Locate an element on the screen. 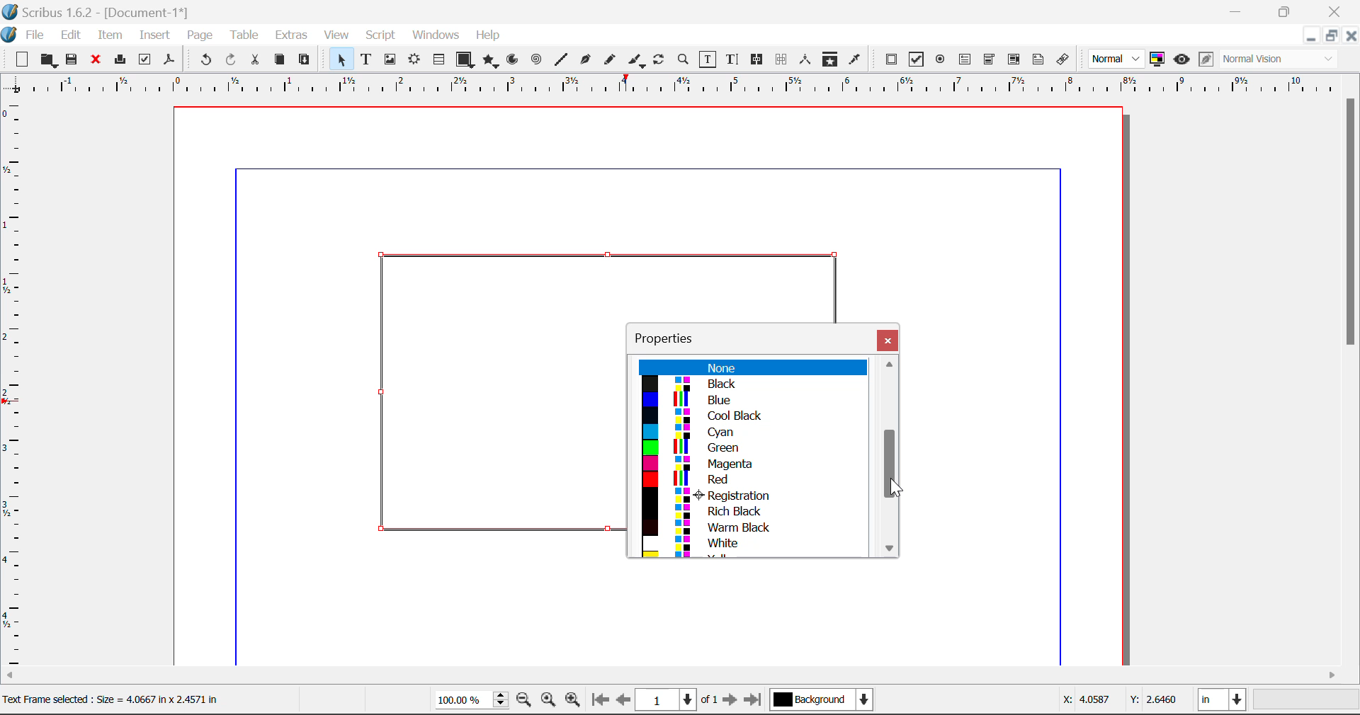  Page 1 of 1 is located at coordinates (679, 699).